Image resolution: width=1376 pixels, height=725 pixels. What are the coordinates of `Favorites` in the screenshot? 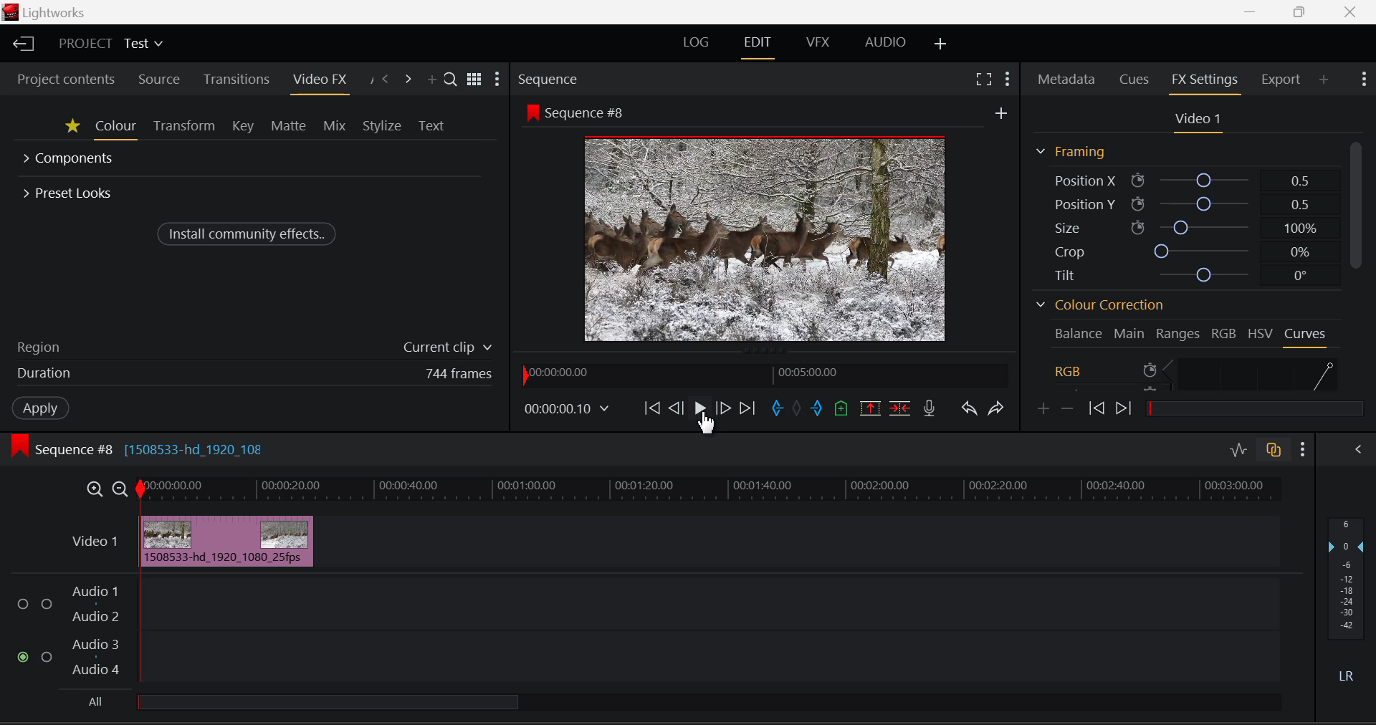 It's located at (72, 128).